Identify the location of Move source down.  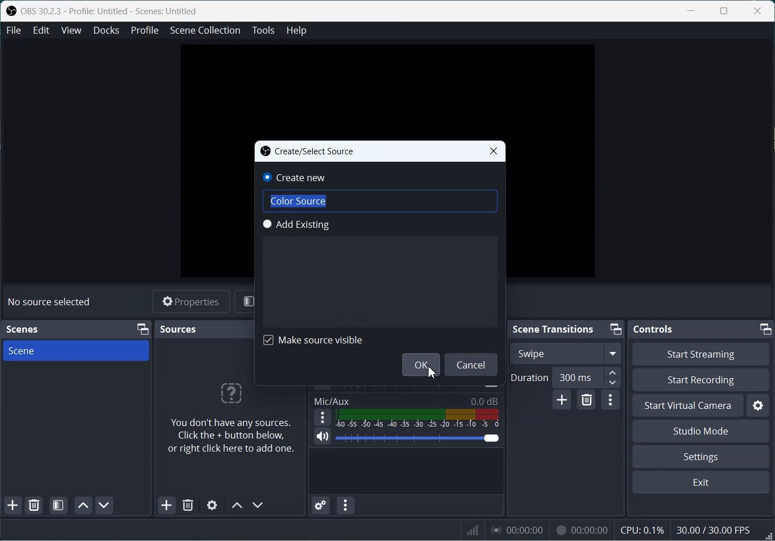
(258, 505).